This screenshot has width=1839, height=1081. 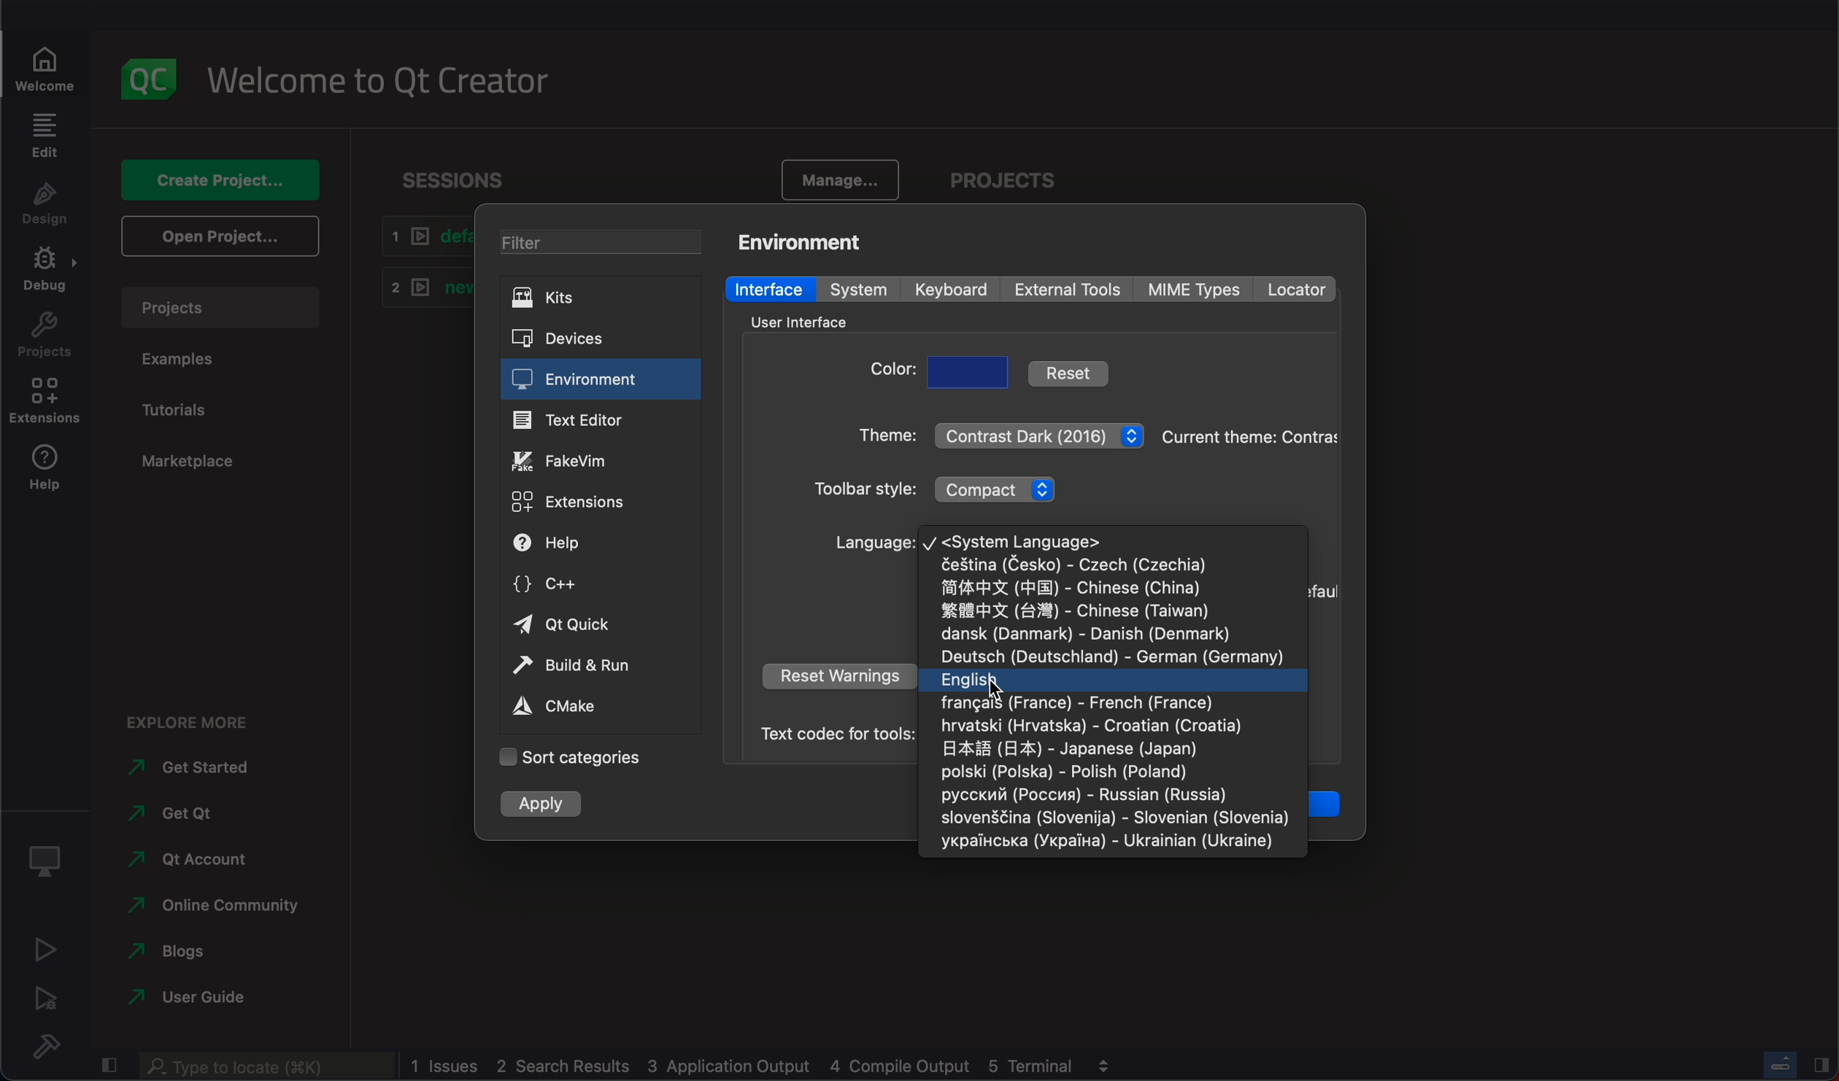 What do you see at coordinates (45, 1046) in the screenshot?
I see `build` at bounding box center [45, 1046].